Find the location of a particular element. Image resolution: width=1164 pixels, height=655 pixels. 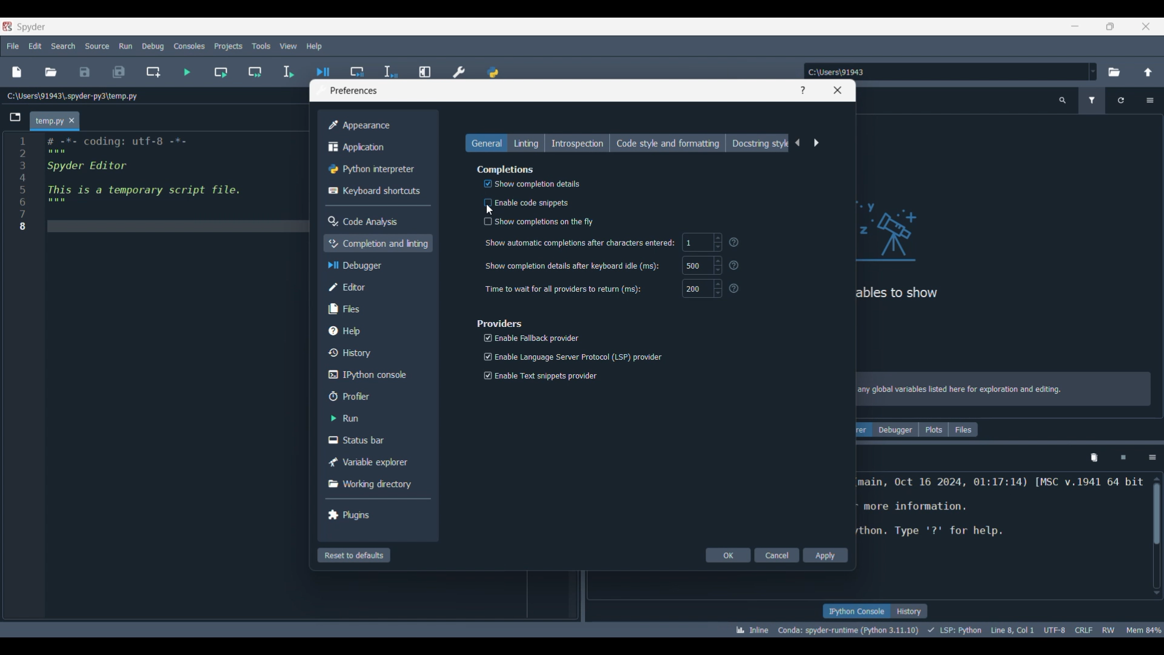

Profiler is located at coordinates (376, 396).